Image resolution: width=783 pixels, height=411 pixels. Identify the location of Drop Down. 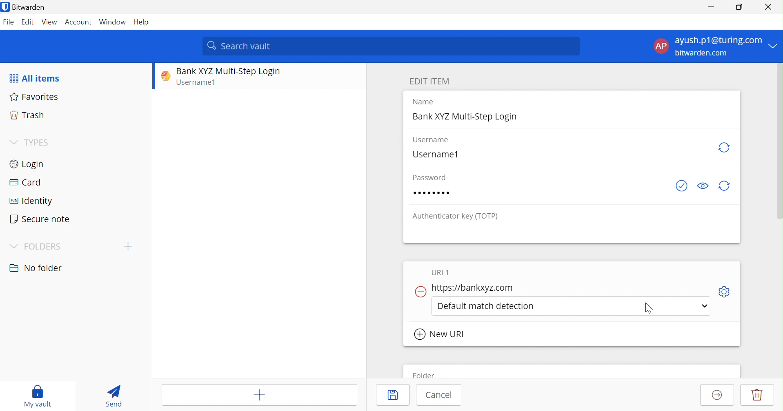
(703, 307).